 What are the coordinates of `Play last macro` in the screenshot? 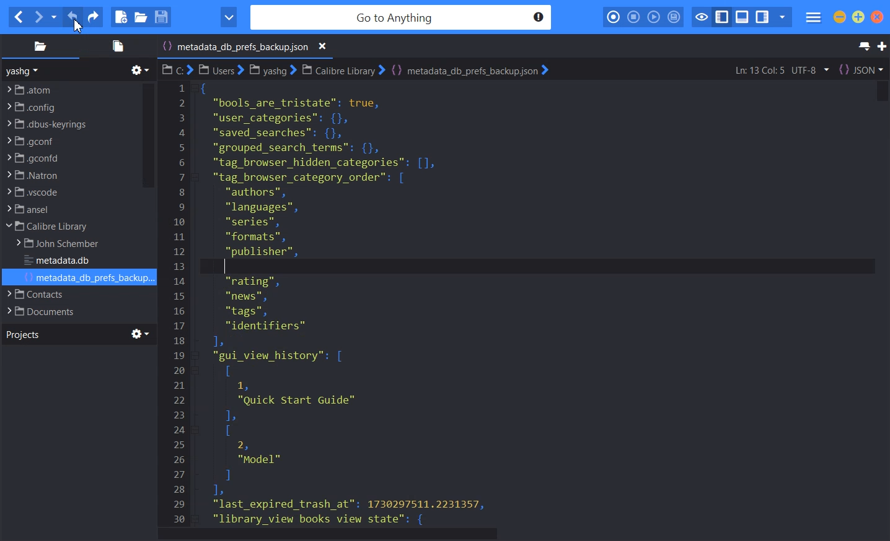 It's located at (653, 17).